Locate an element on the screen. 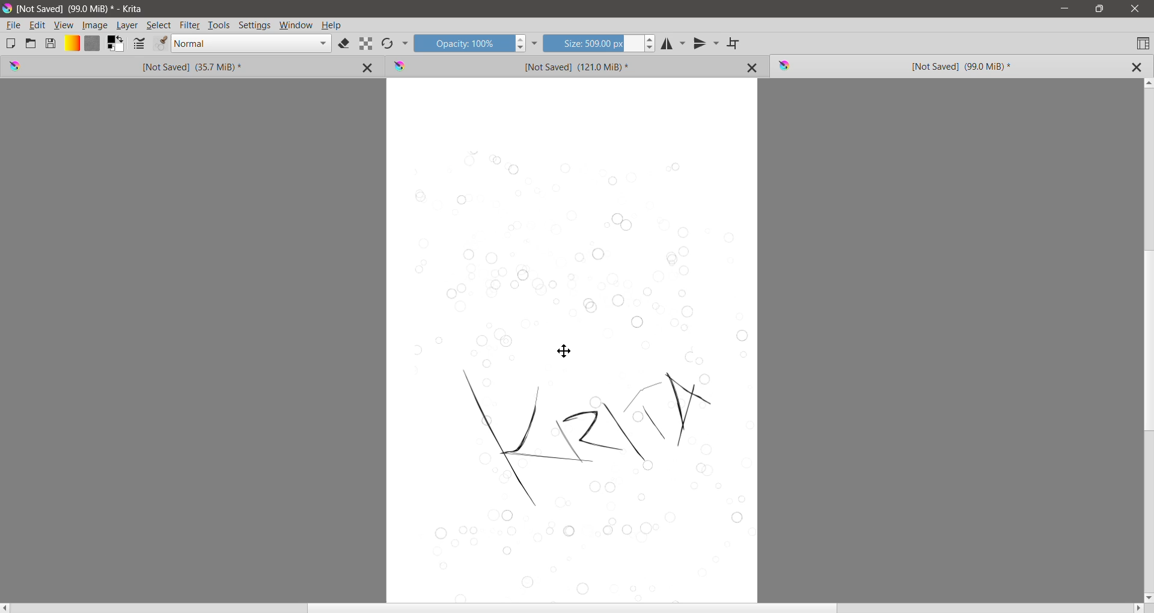 The width and height of the screenshot is (1154, 613). Preserve Alpha is located at coordinates (366, 44).